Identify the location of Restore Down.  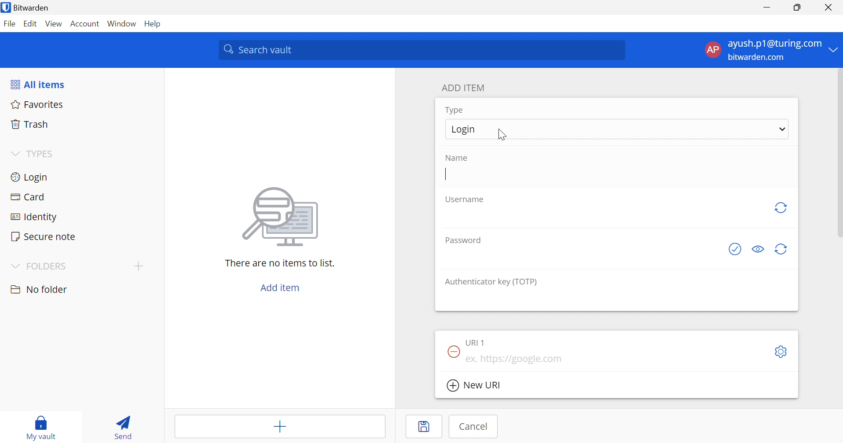
(796, 8).